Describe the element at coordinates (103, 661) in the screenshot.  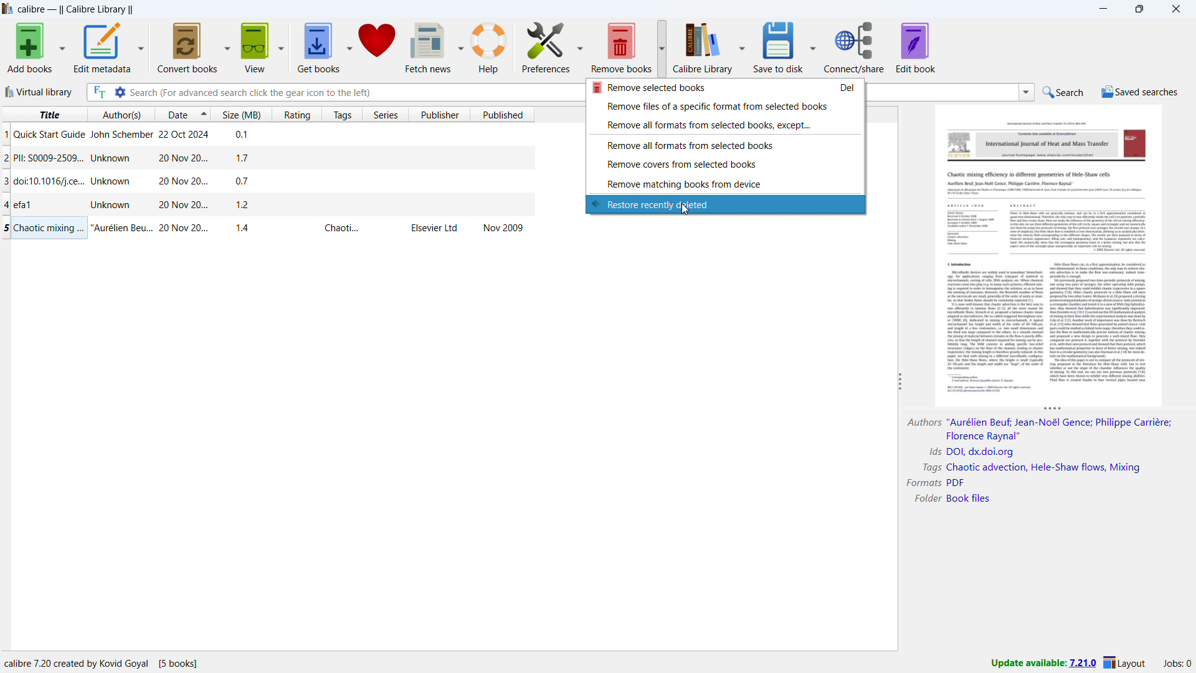
I see `program information` at that location.